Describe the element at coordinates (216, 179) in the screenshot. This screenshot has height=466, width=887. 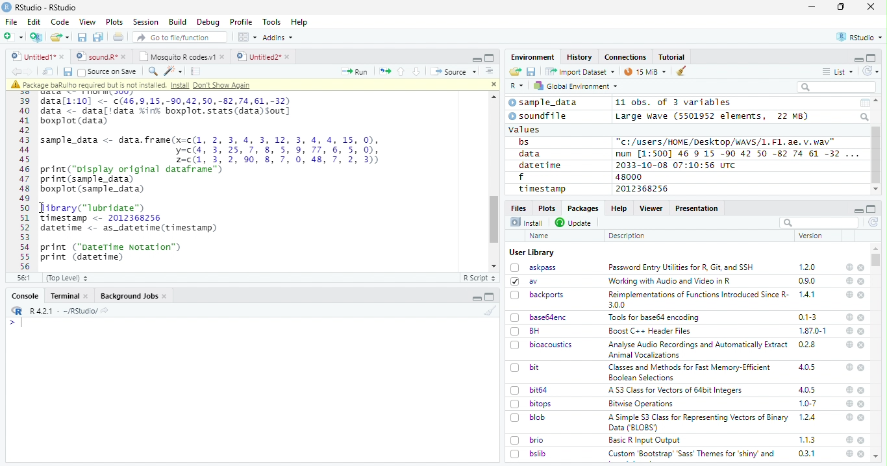
I see `data[1:10] <- c(46,9,15,-90,42,50,-82,74,61,-32)

data <_ data[!data ink boxplot.stats(data)sout]

boxplot (data)

sample_data <- data.frame(x=c(1, 2, 3, 4, 3, 12, 3, 4, 4, 15, 0),
y-c(4, 3, 25,7, 8,5, 9,77, 6,5, 0),
2=c(1, 3, 2, 90, 8, 7, 0, 48, 7, 2, 3))

print("pisplay original dataframe™)

print (sample_data)

boxplot (sample_data)

Jibrary("lubridate™)

Timestamp <- 2012368256

datetime <- as_datetime(tinestanp)

print ("DateTime Notation")

print (datetime)` at that location.